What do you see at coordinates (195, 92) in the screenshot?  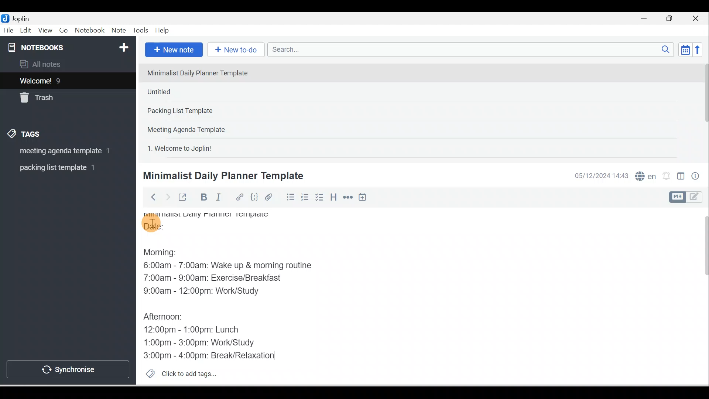 I see `Note 2` at bounding box center [195, 92].